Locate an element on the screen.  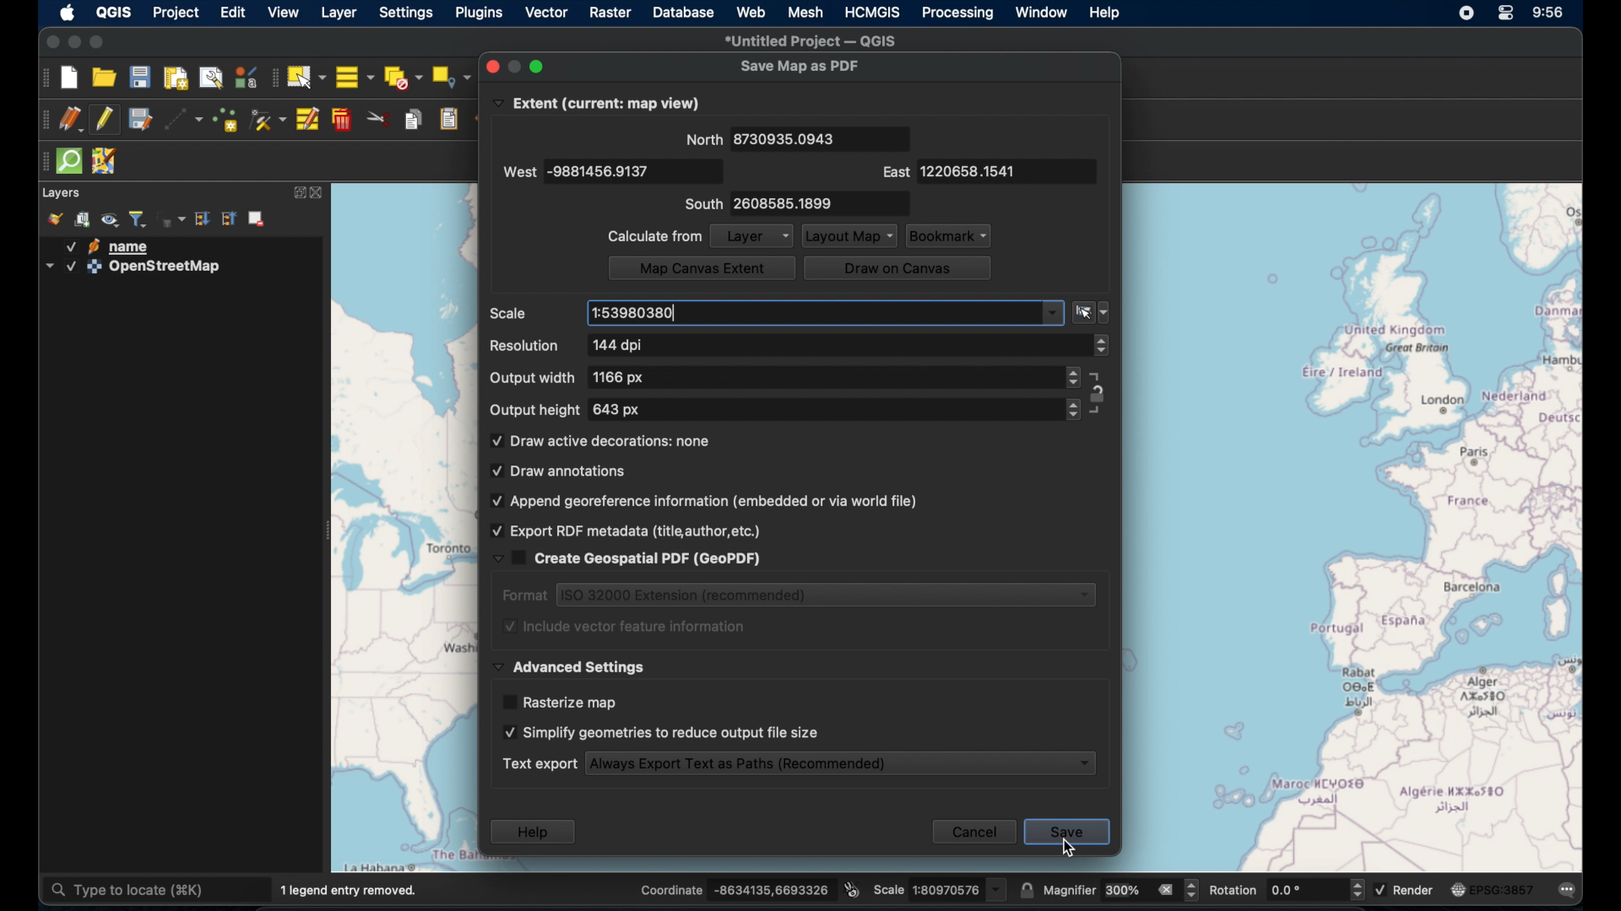
scale is located at coordinates (941, 888).